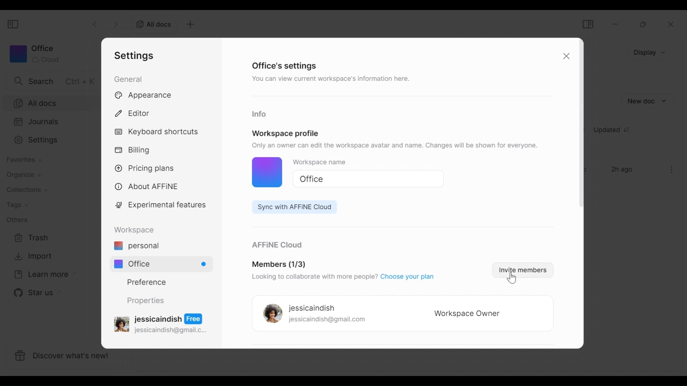 The image size is (687, 386). What do you see at coordinates (147, 168) in the screenshot?
I see `Pricing plans` at bounding box center [147, 168].